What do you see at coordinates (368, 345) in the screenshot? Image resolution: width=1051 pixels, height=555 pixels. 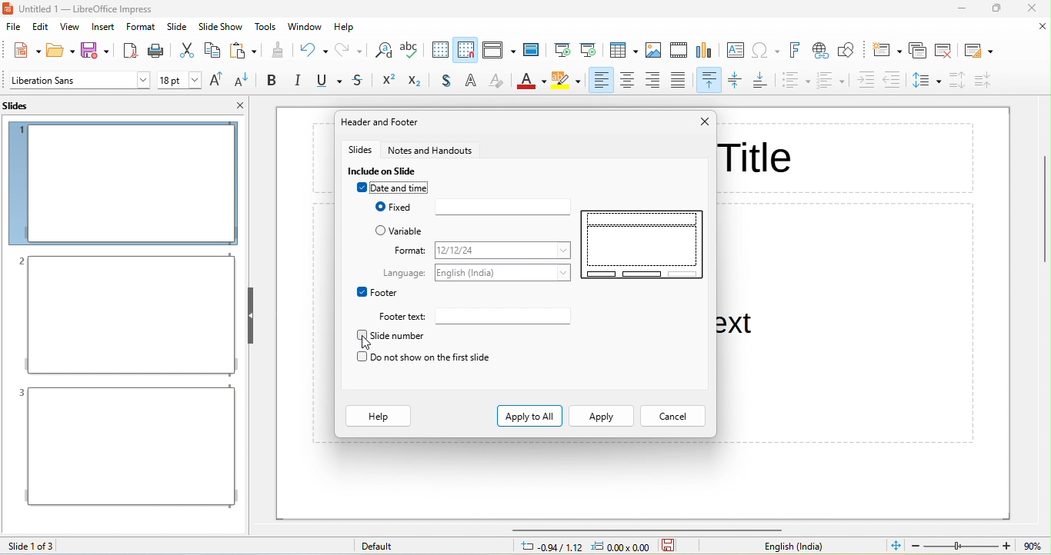 I see `cursor movement` at bounding box center [368, 345].